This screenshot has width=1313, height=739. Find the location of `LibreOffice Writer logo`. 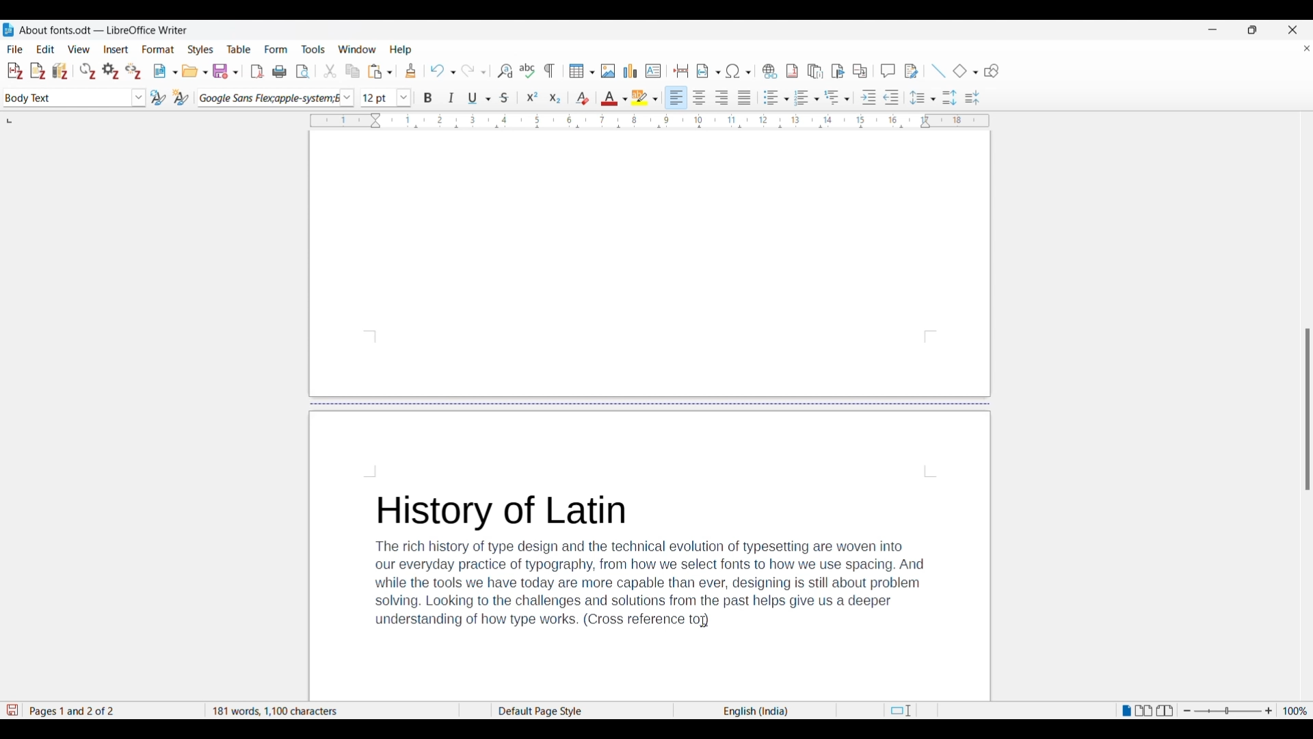

LibreOffice Writer logo is located at coordinates (8, 29).